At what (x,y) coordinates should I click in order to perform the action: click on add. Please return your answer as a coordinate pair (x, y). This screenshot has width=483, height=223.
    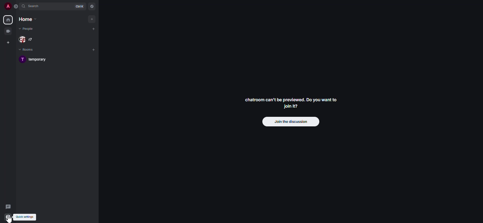
    Looking at the image, I should click on (92, 19).